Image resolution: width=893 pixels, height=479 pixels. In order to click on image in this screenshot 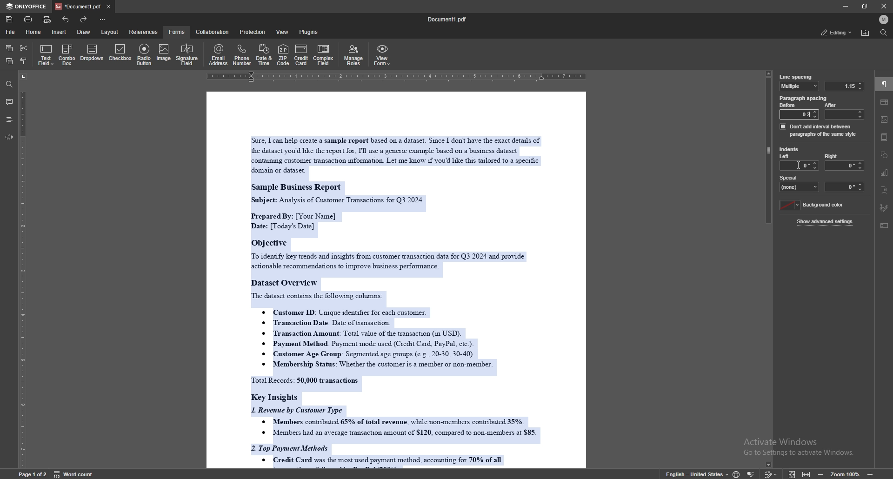, I will do `click(163, 53)`.